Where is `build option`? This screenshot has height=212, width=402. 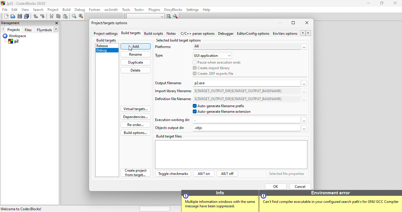
build option is located at coordinates (134, 132).